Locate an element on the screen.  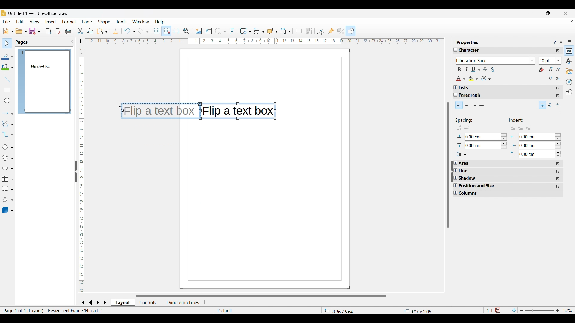
Navigator is located at coordinates (569, 82).